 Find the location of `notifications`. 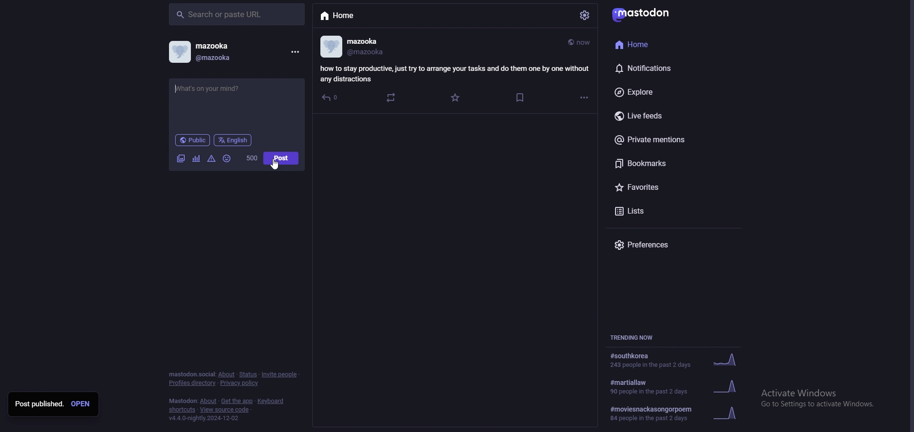

notifications is located at coordinates (657, 69).